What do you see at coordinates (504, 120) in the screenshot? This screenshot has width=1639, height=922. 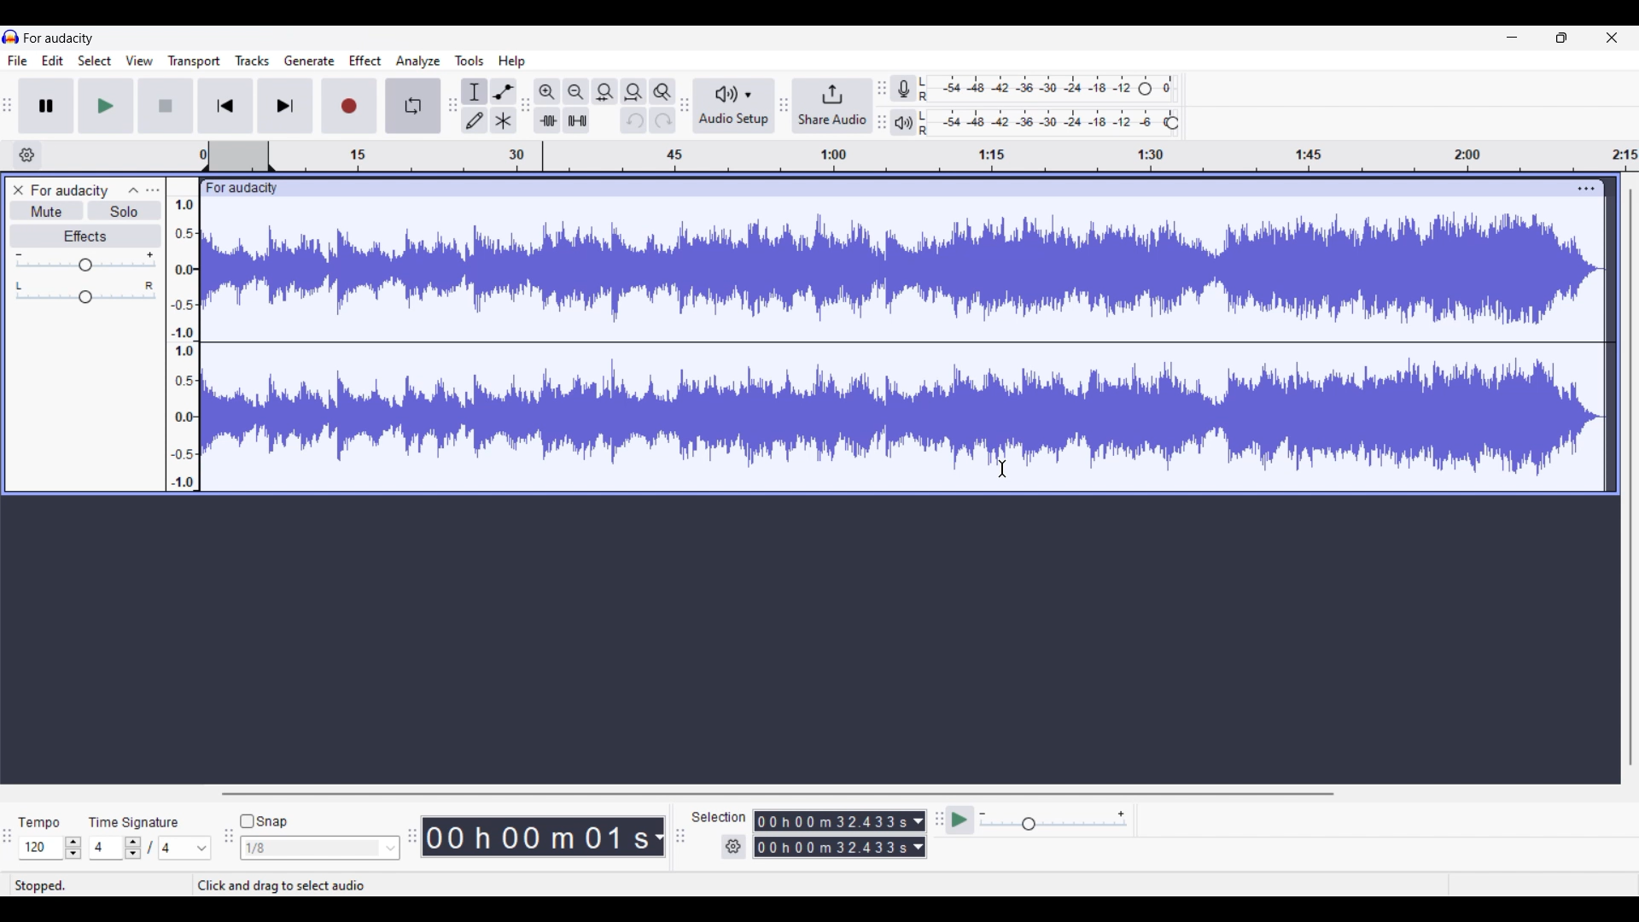 I see `Multi-tool` at bounding box center [504, 120].